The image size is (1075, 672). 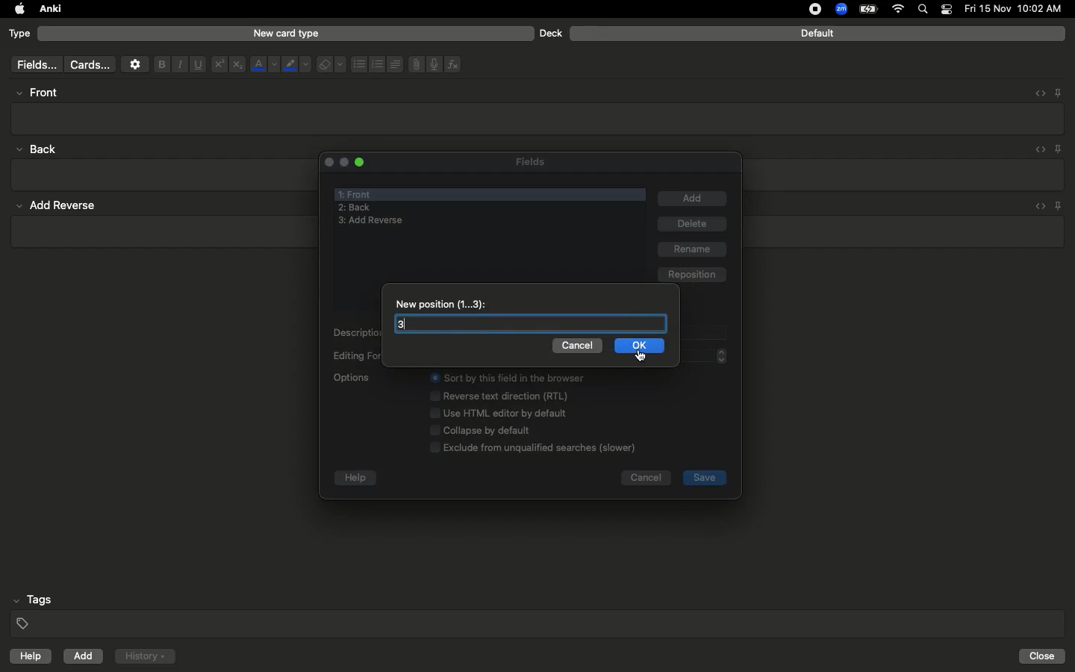 I want to click on Bold, so click(x=161, y=63).